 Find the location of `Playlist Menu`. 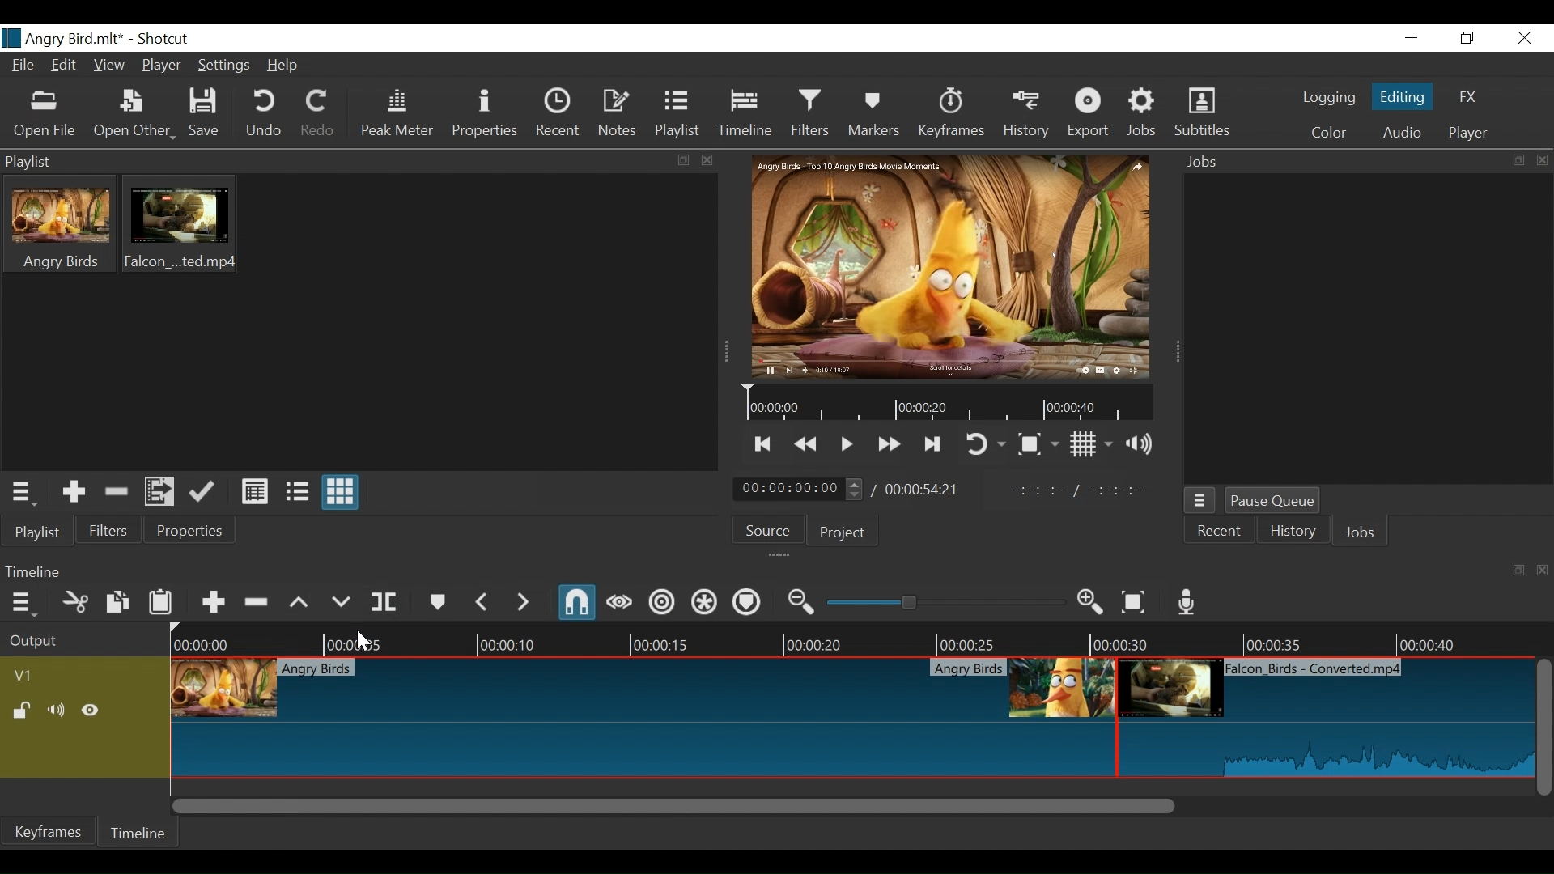

Playlist Menu is located at coordinates (23, 494).